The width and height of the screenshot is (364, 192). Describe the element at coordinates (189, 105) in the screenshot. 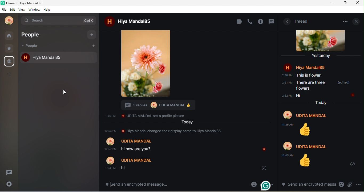

I see `Thumbs up emoji` at that location.